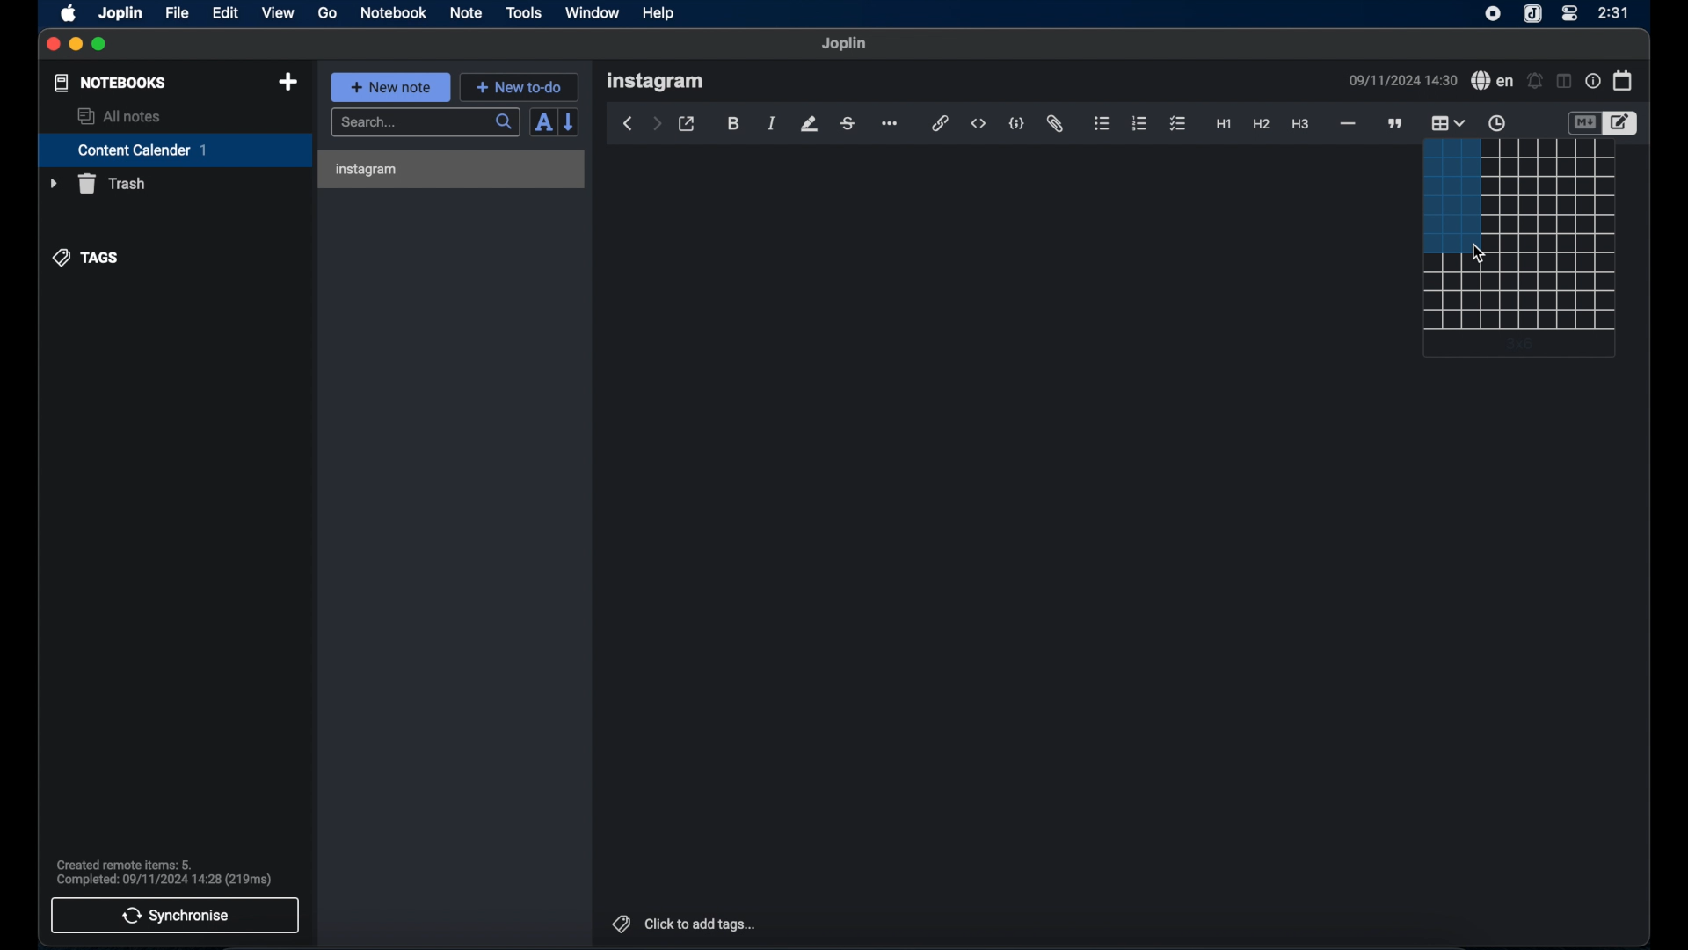 This screenshot has width=1688, height=950. What do you see at coordinates (660, 14) in the screenshot?
I see `help` at bounding box center [660, 14].